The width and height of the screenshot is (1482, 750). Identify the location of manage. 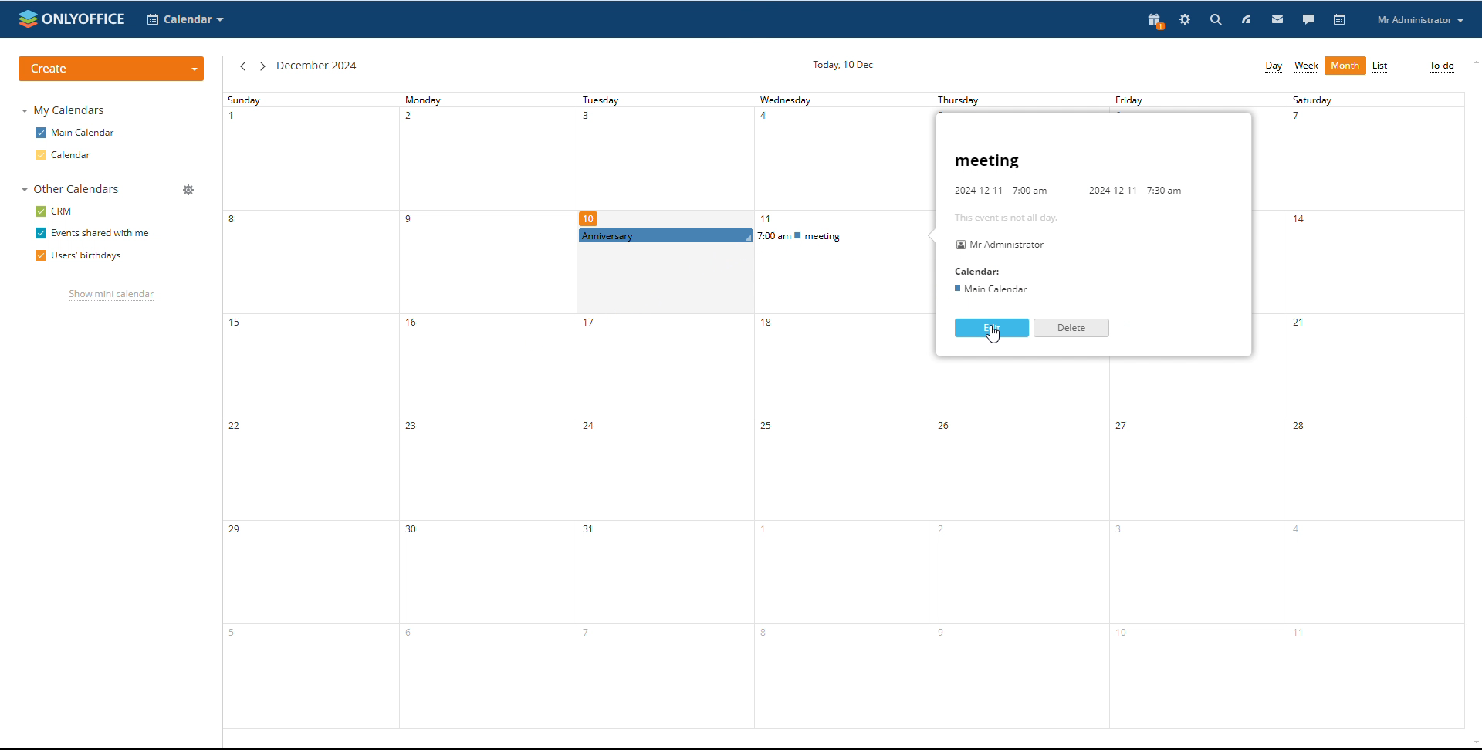
(190, 191).